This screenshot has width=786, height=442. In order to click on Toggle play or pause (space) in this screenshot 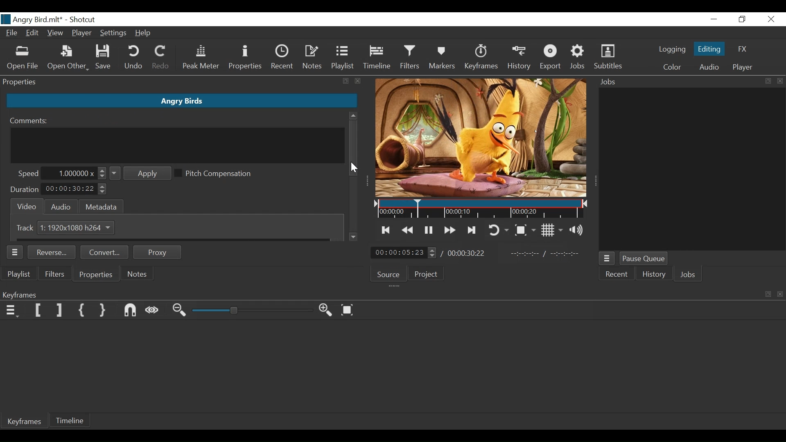, I will do `click(428, 230)`.